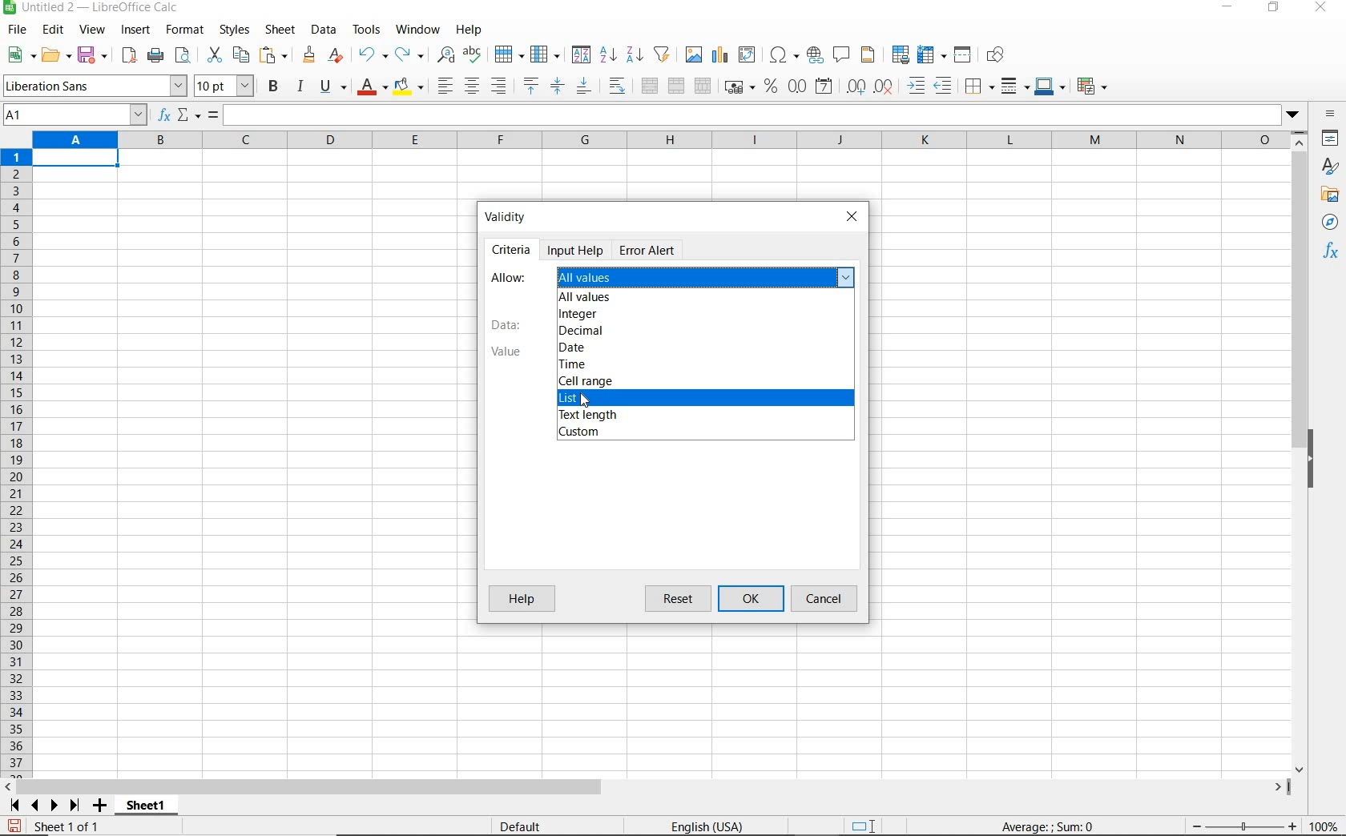 The height and width of the screenshot is (836, 1346). What do you see at coordinates (695, 55) in the screenshot?
I see `insert image` at bounding box center [695, 55].